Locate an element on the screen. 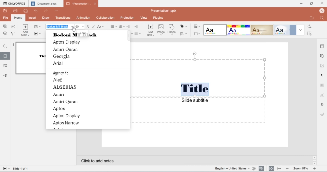  zoom  is located at coordinates (300, 169).